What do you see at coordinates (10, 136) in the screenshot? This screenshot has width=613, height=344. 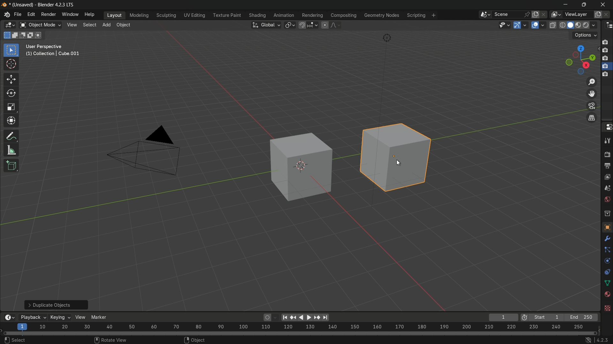 I see `annotate` at bounding box center [10, 136].